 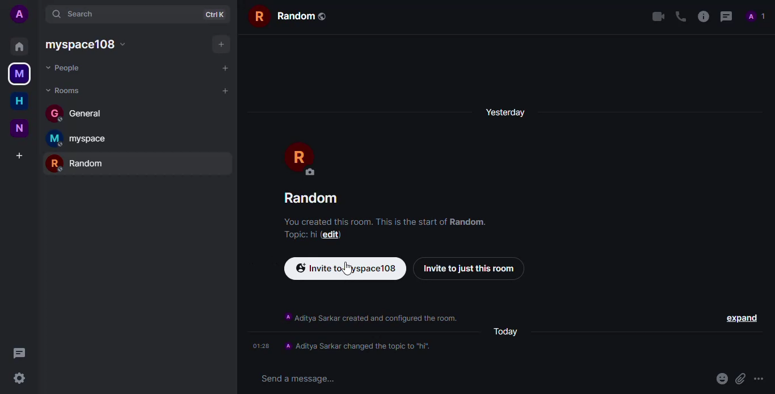 What do you see at coordinates (260, 346) in the screenshot?
I see `01:28` at bounding box center [260, 346].